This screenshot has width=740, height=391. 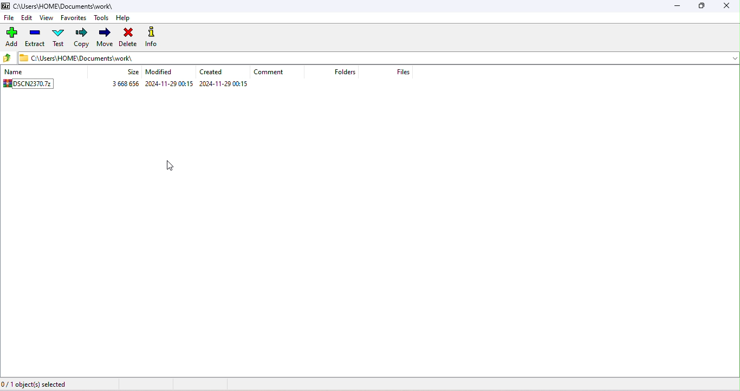 What do you see at coordinates (35, 39) in the screenshot?
I see `extract` at bounding box center [35, 39].